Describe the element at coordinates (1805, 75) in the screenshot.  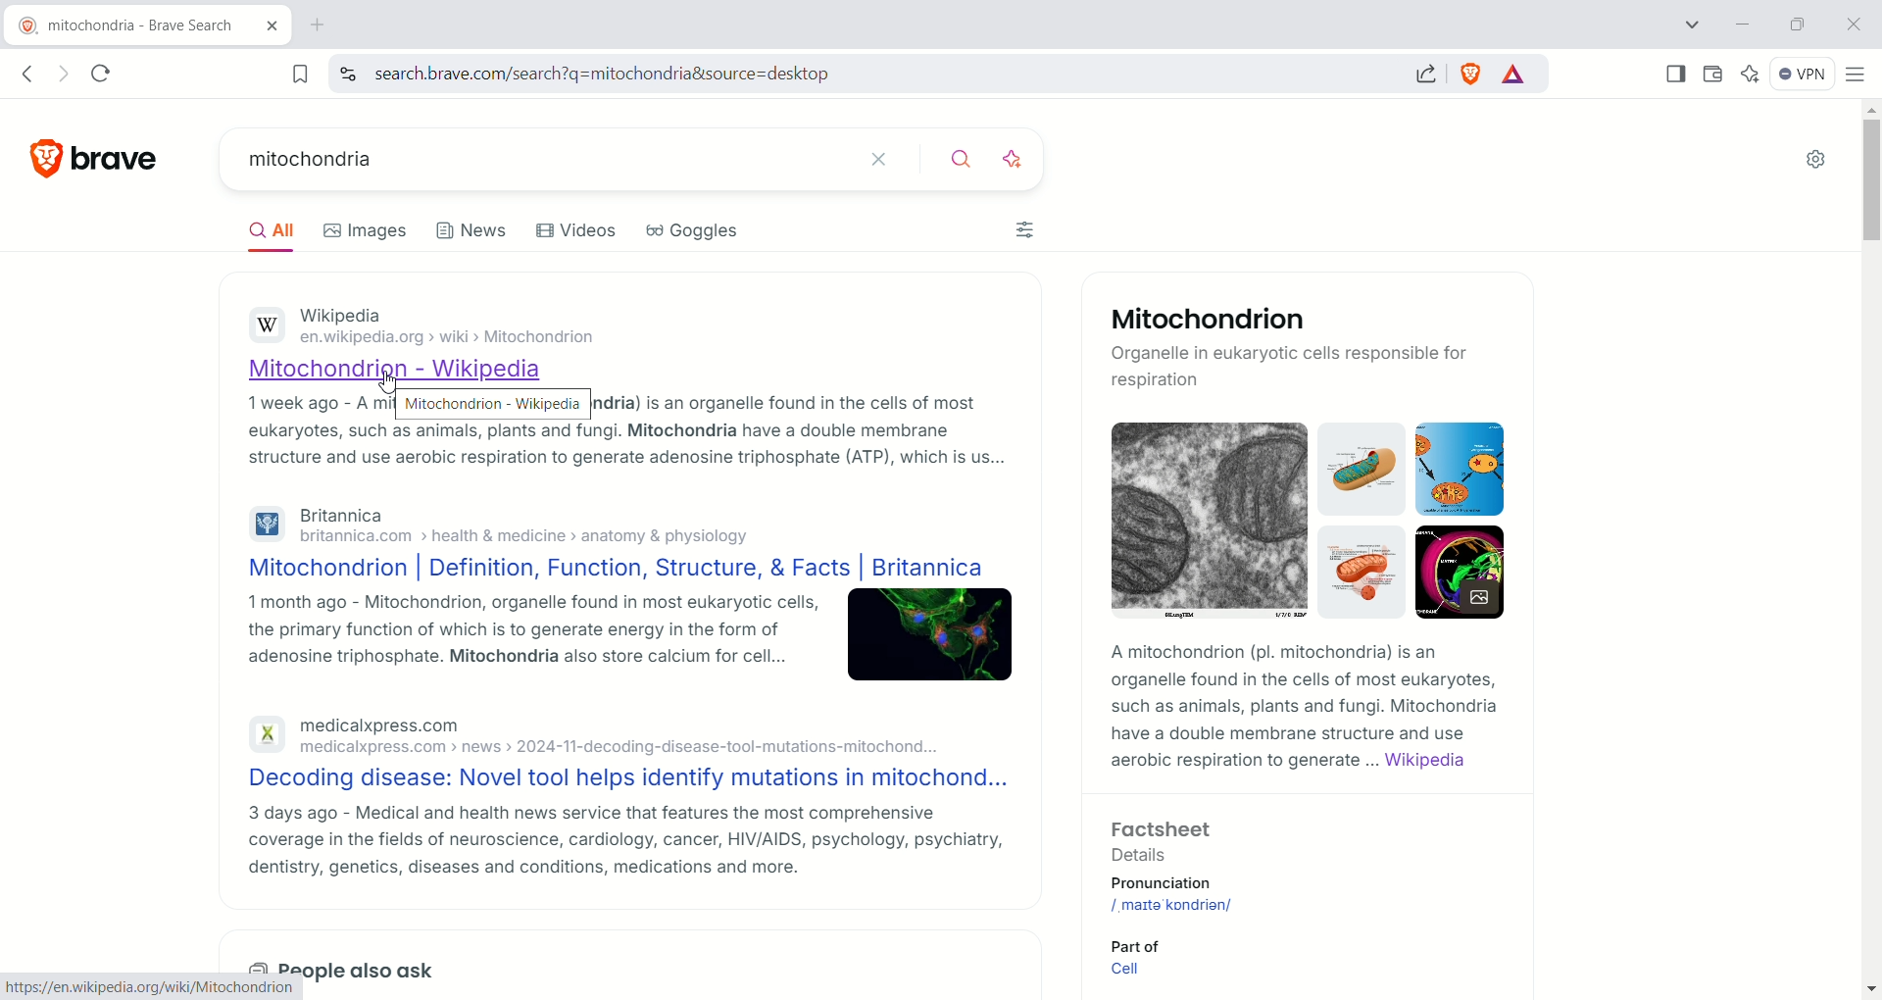
I see `VPN` at that location.